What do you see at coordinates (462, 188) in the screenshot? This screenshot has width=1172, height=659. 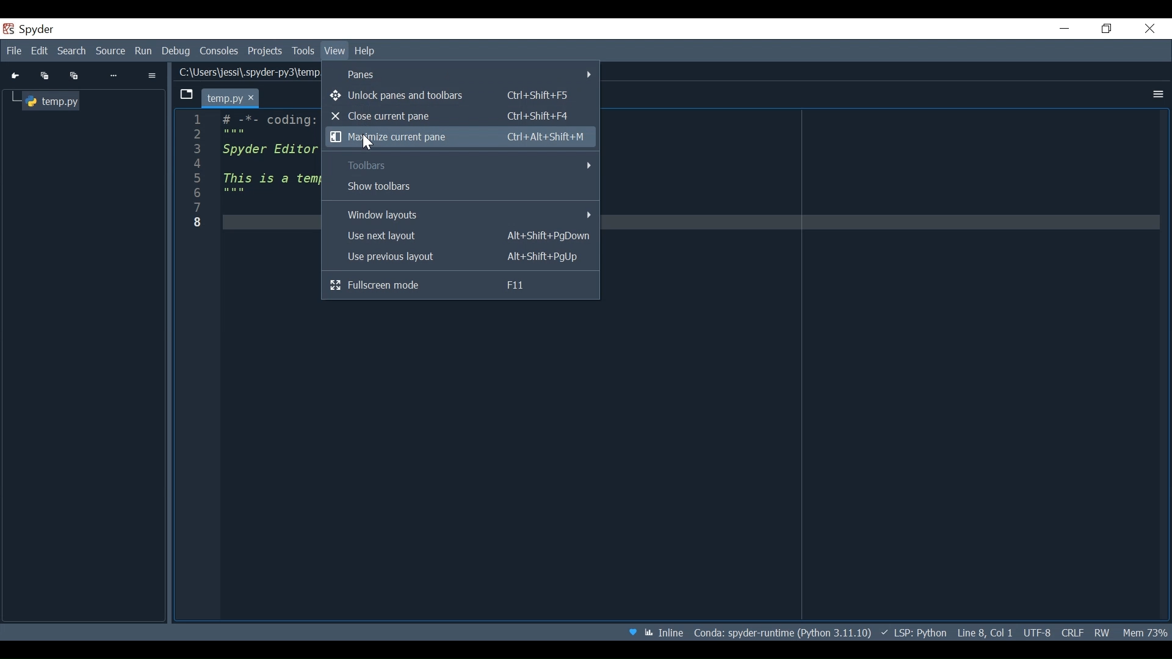 I see `Show Toolbars` at bounding box center [462, 188].